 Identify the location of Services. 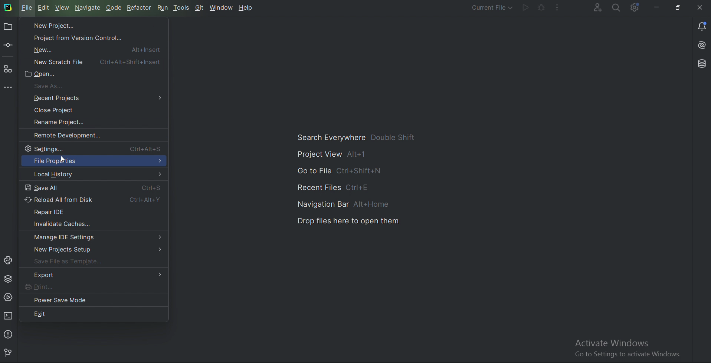
(8, 297).